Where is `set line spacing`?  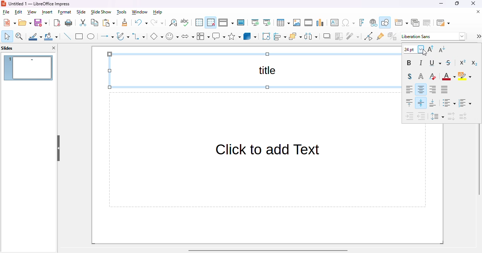
set line spacing is located at coordinates (437, 117).